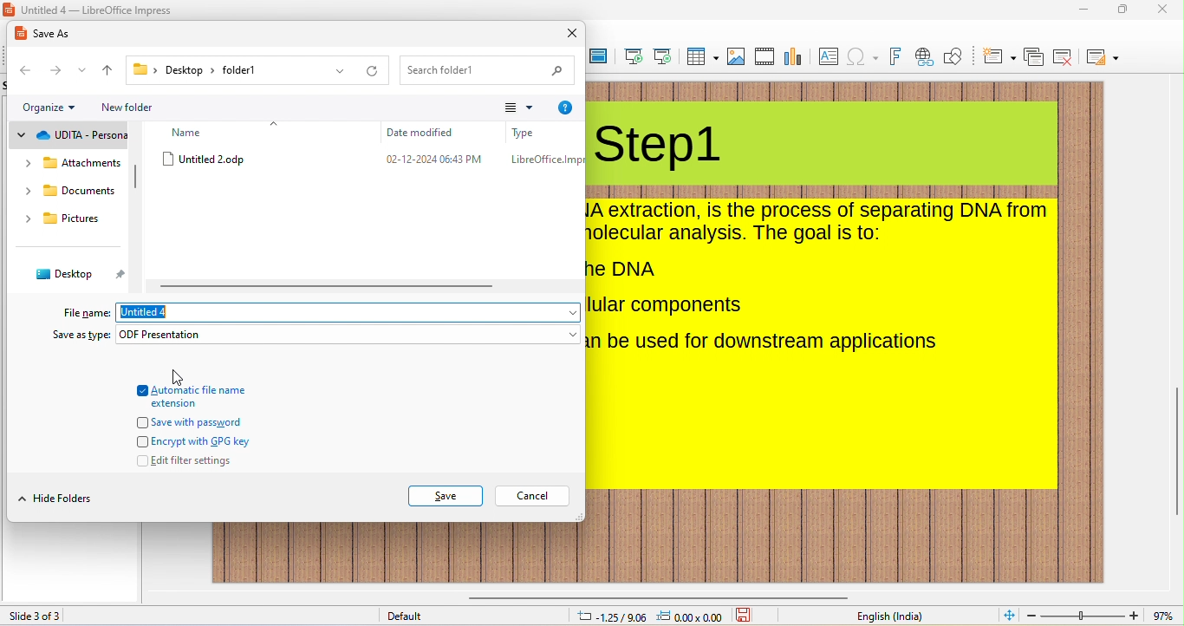 The width and height of the screenshot is (1184, 626). I want to click on organize, so click(41, 108).